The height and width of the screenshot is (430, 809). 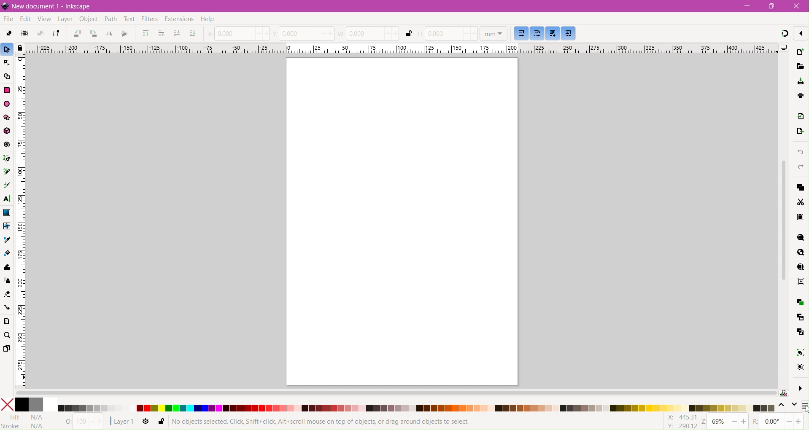 I want to click on Cut, so click(x=801, y=202).